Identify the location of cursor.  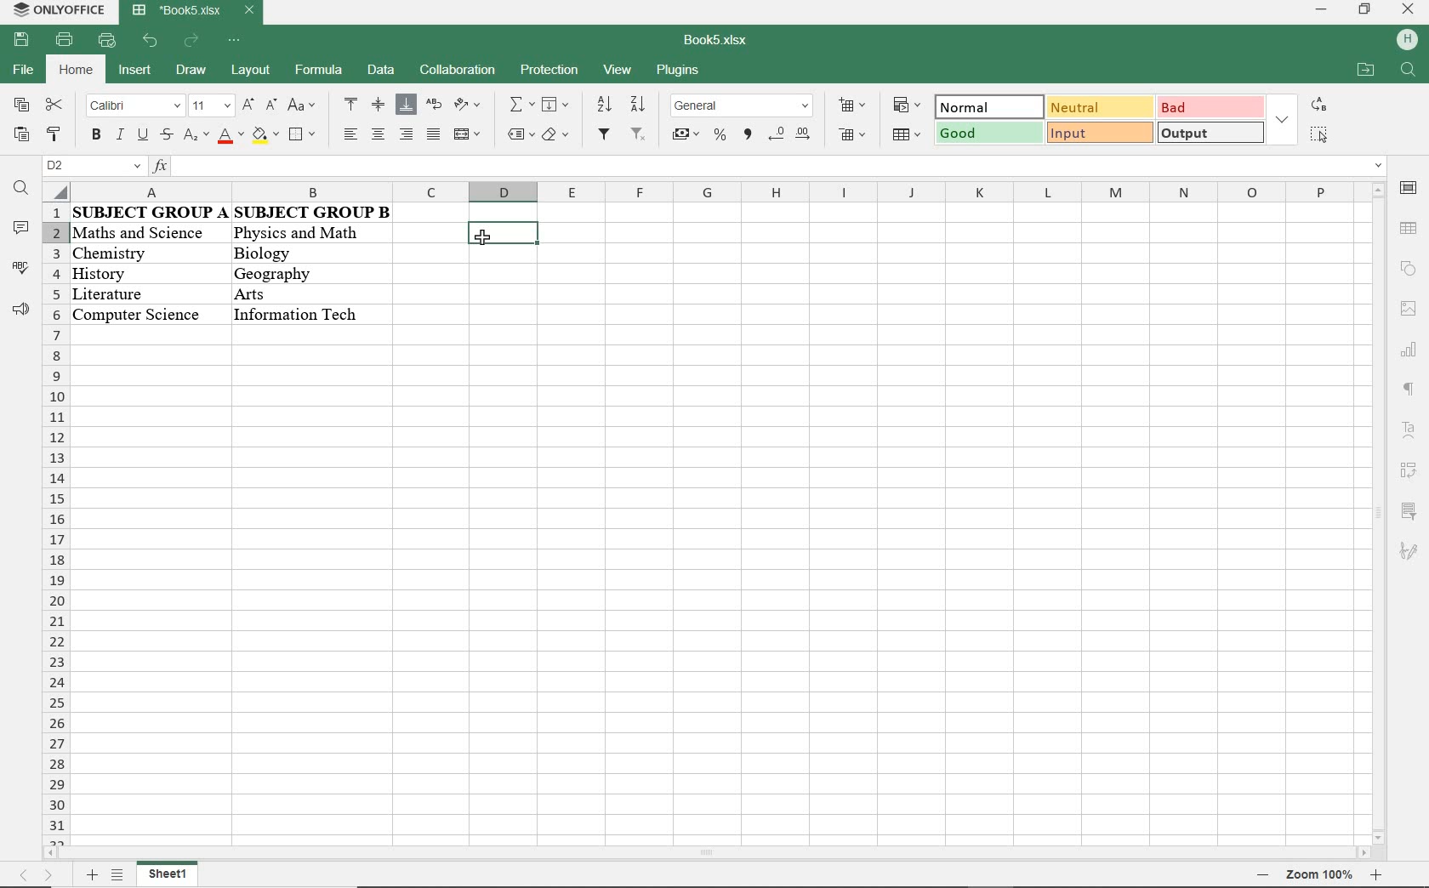
(485, 239).